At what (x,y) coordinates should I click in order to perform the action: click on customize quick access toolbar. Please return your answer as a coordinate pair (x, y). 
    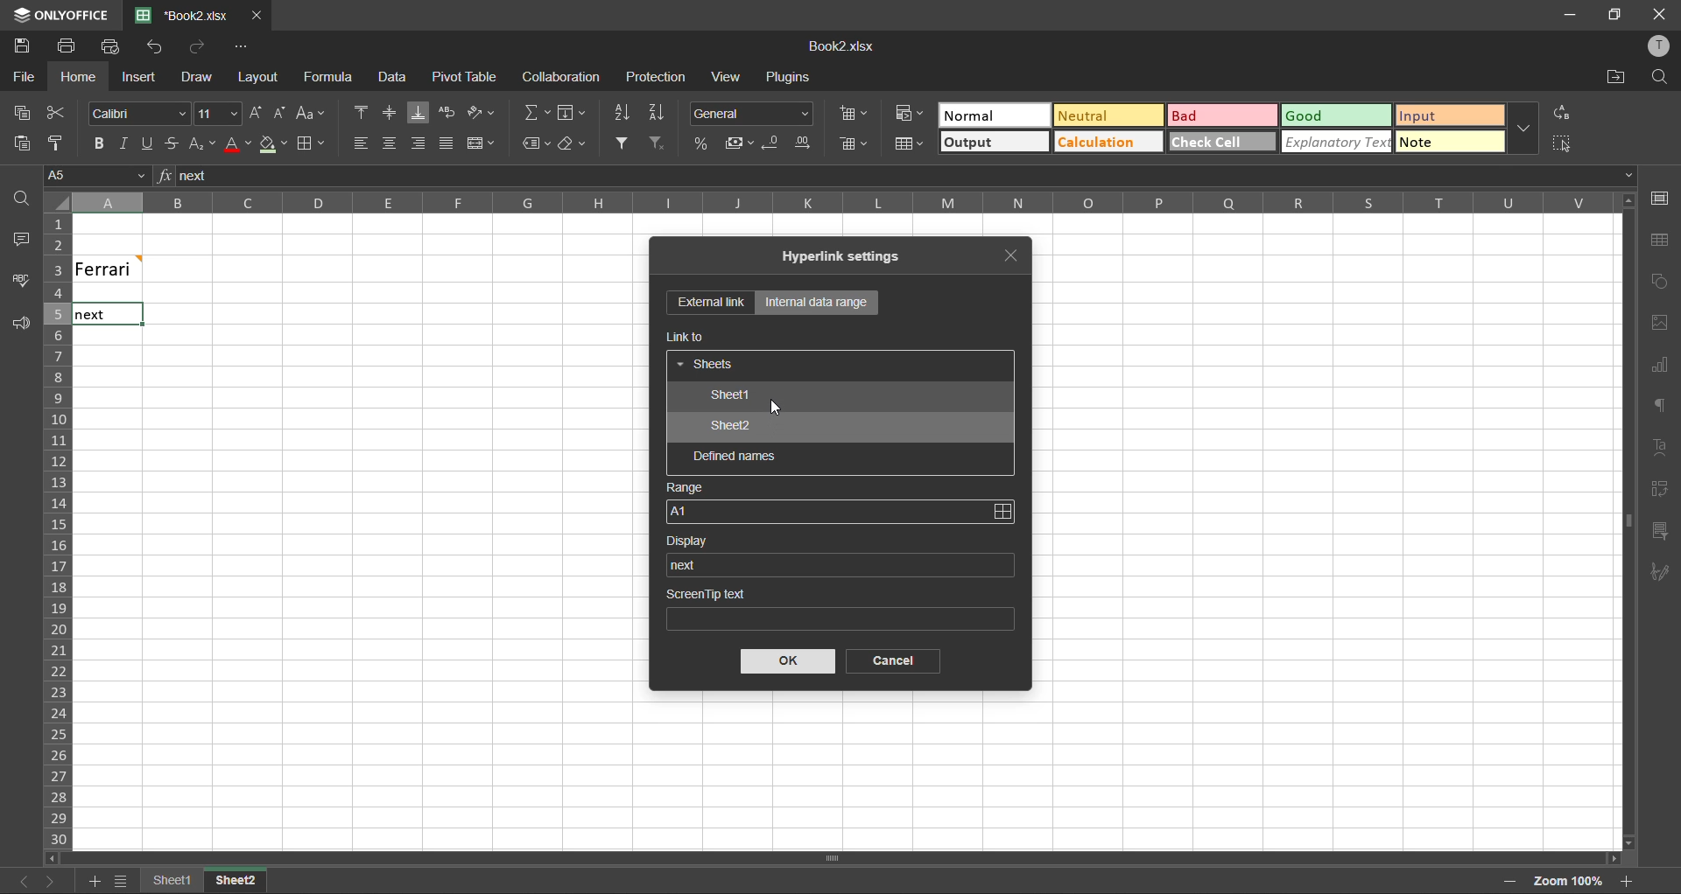
    Looking at the image, I should click on (239, 49).